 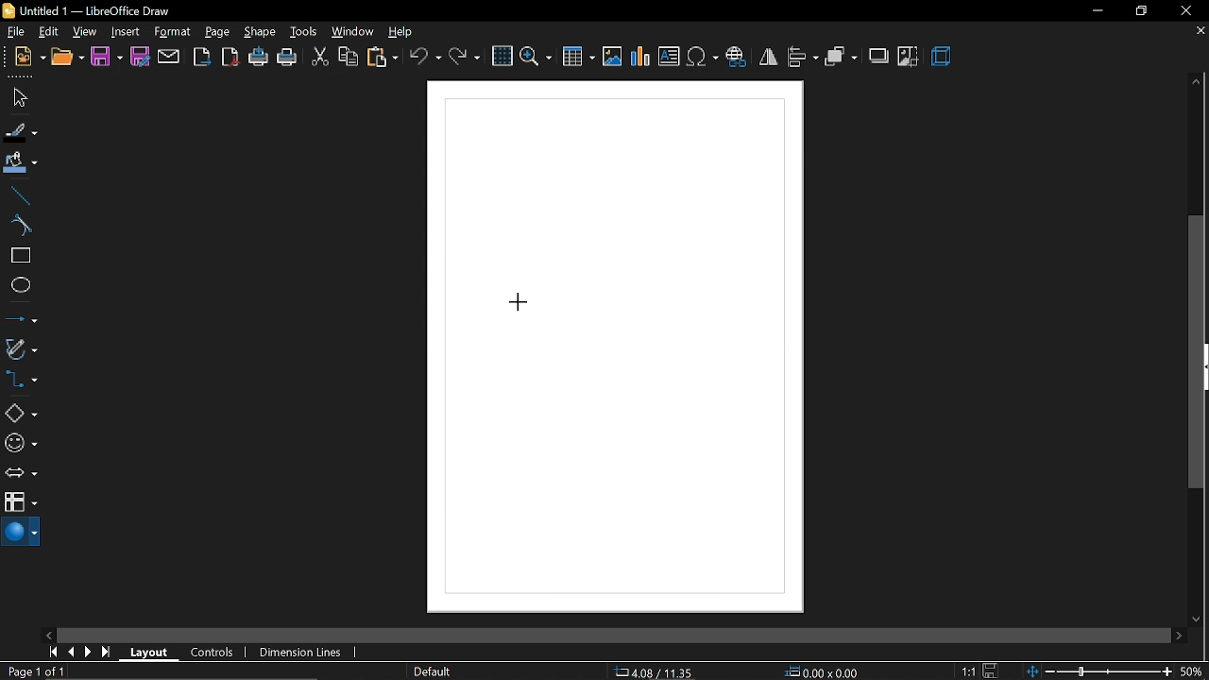 I want to click on move up, so click(x=1198, y=81).